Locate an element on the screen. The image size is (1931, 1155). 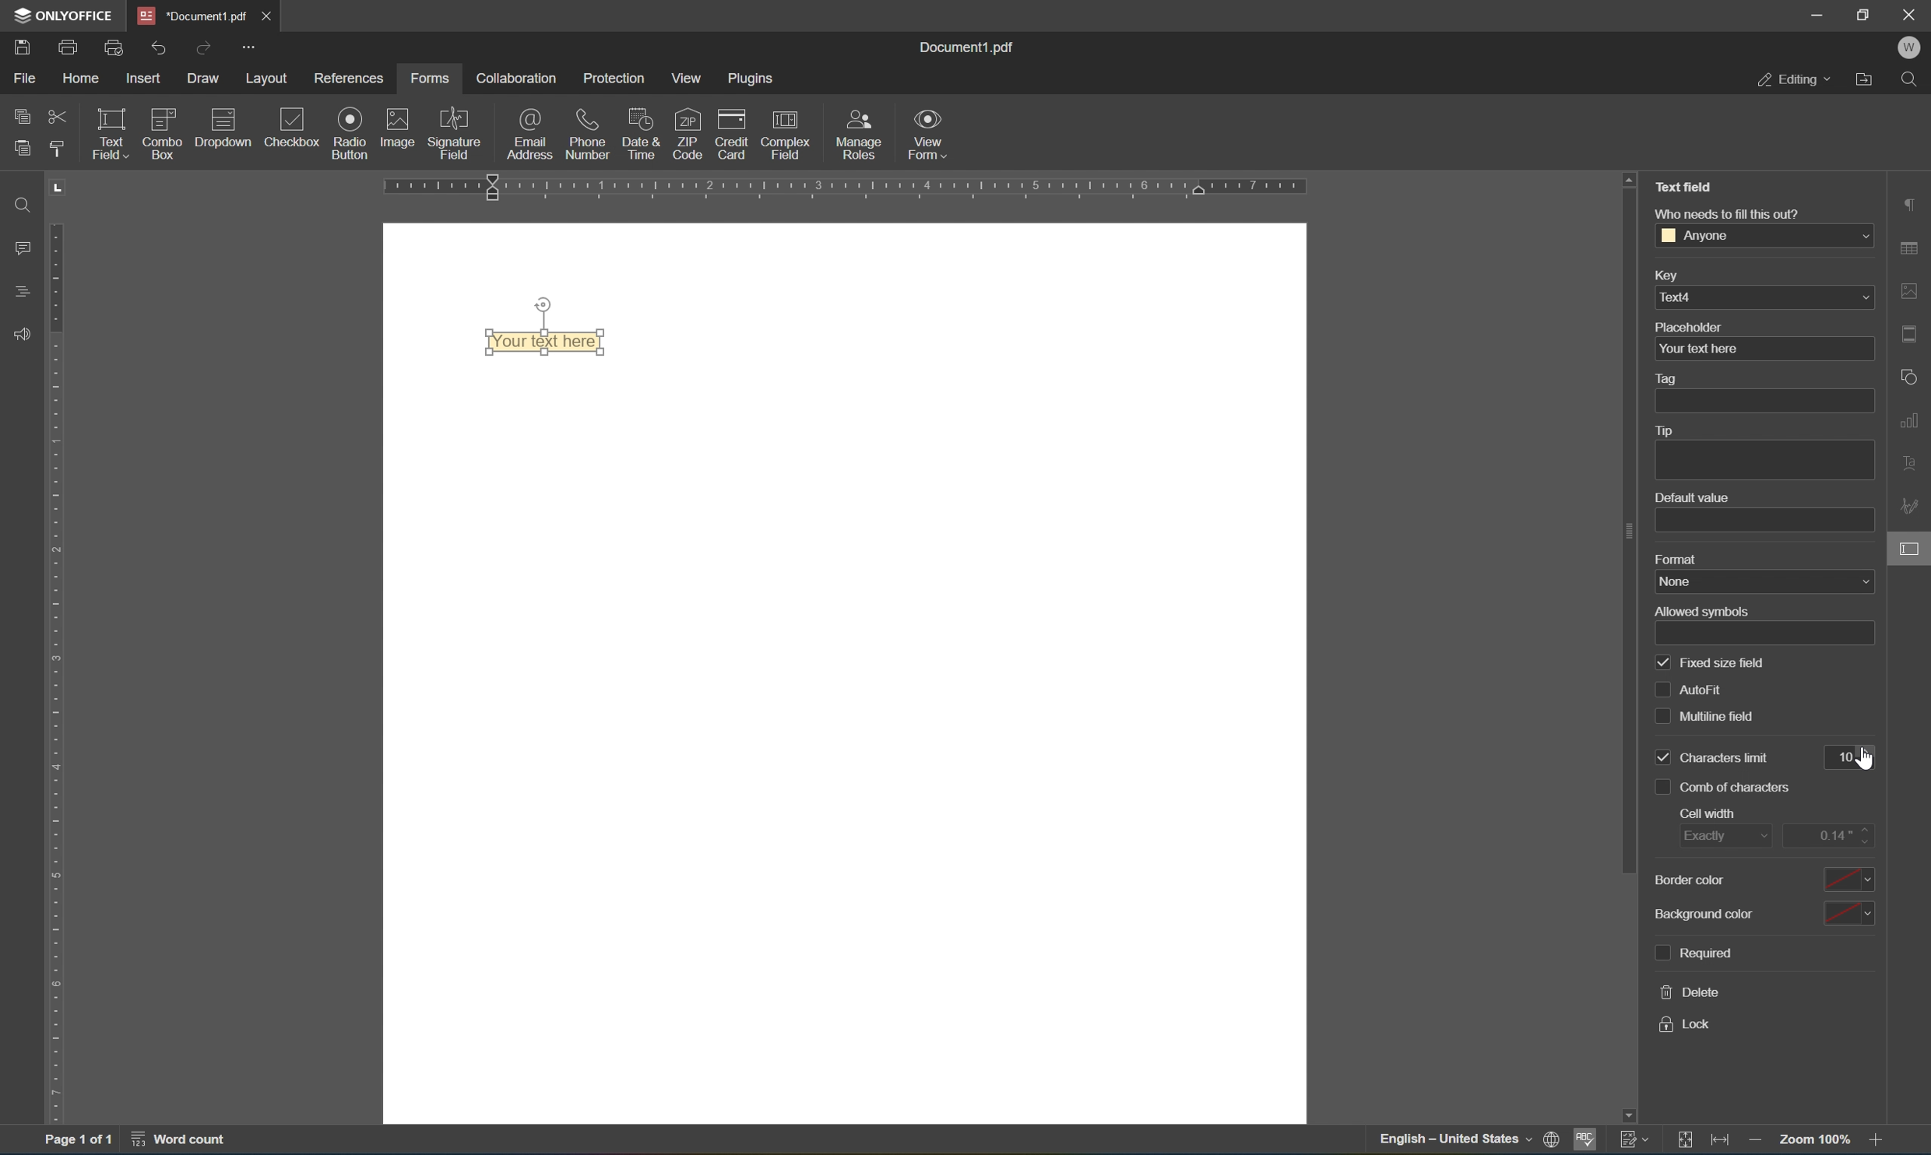
scroll down is located at coordinates (1632, 1111).